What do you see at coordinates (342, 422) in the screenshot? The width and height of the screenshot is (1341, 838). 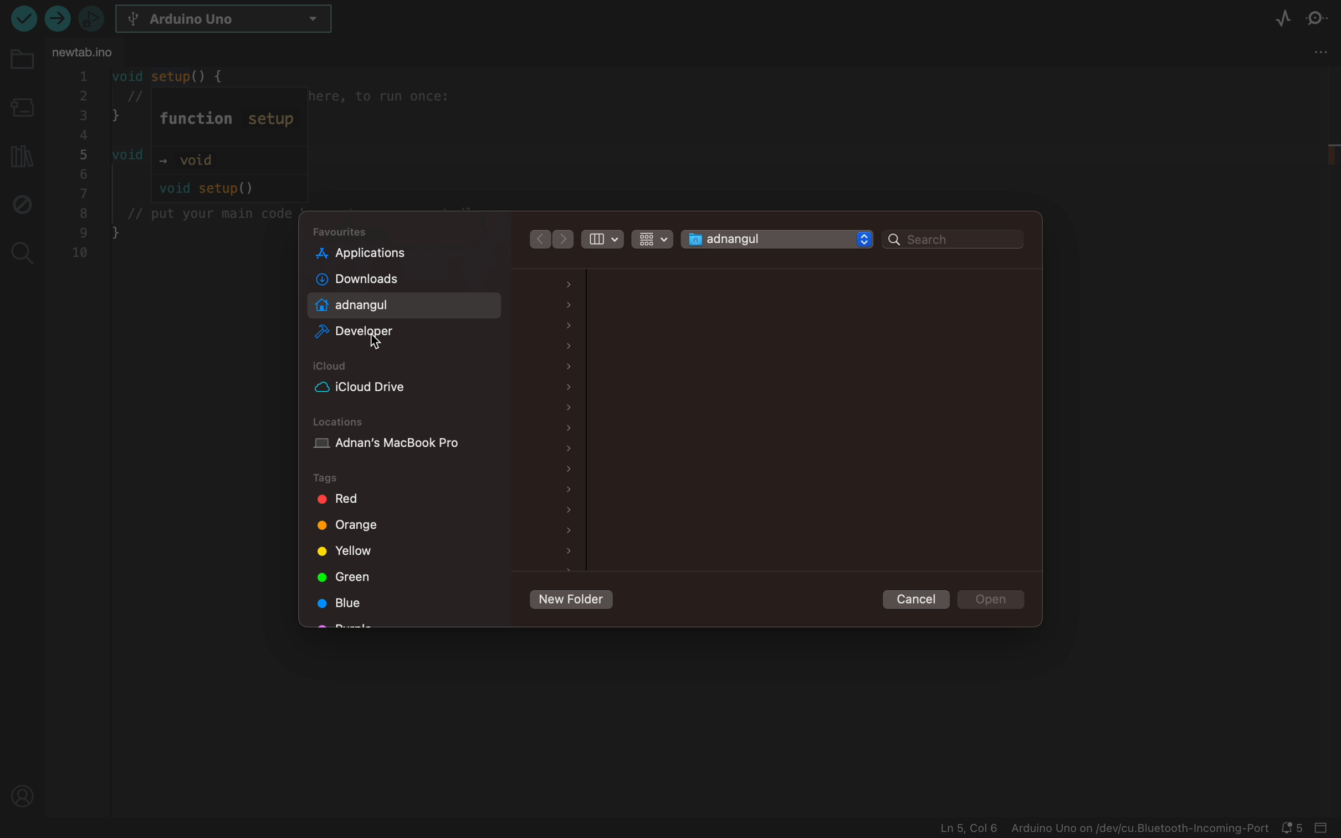 I see `locations` at bounding box center [342, 422].